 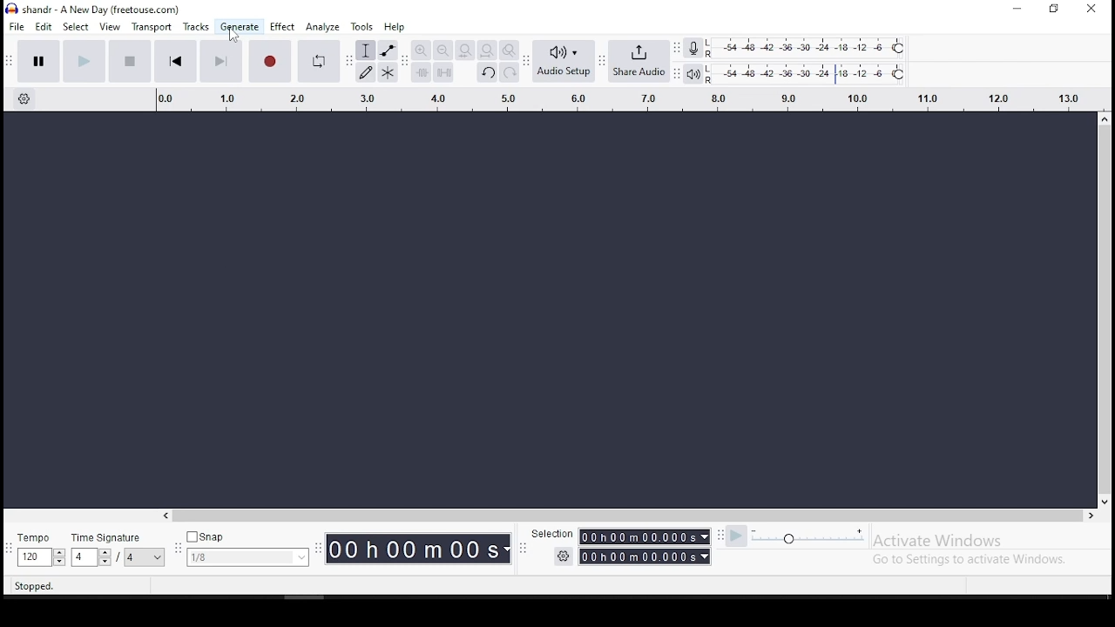 What do you see at coordinates (268, 61) in the screenshot?
I see `record` at bounding box center [268, 61].